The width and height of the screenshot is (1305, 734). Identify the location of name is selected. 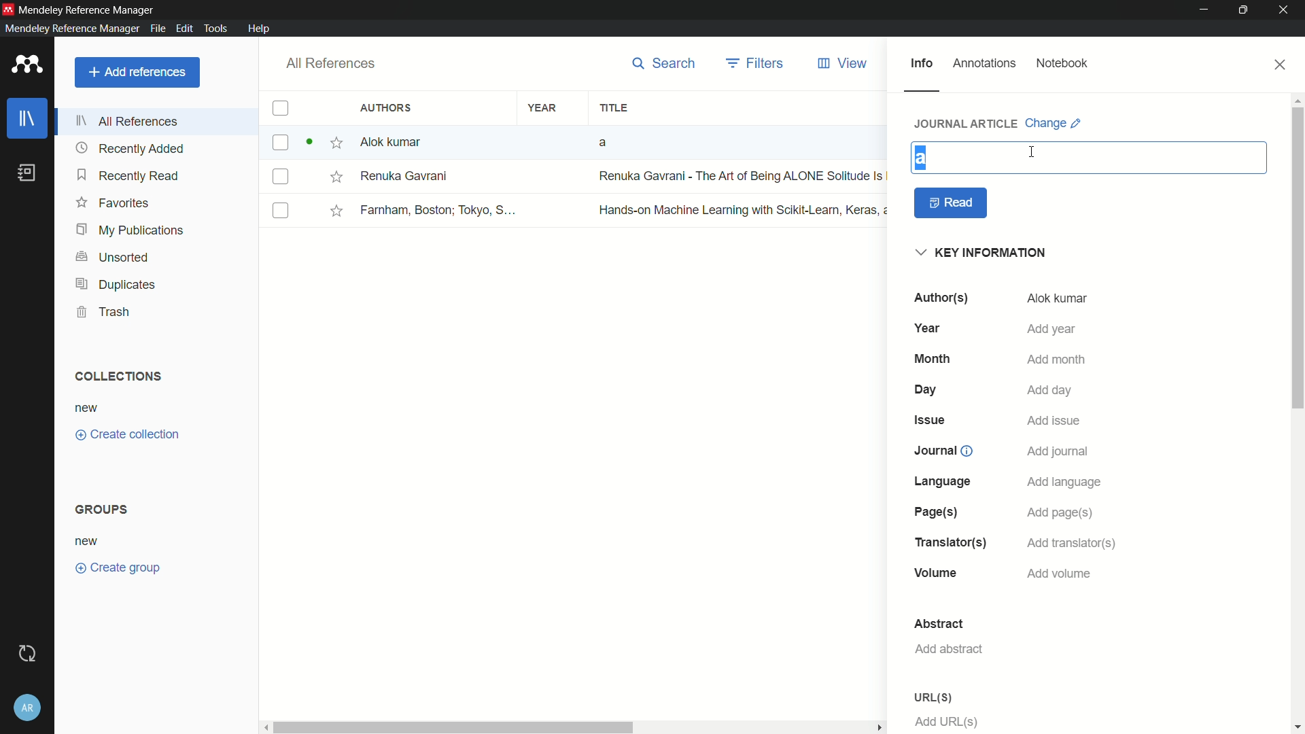
(921, 158).